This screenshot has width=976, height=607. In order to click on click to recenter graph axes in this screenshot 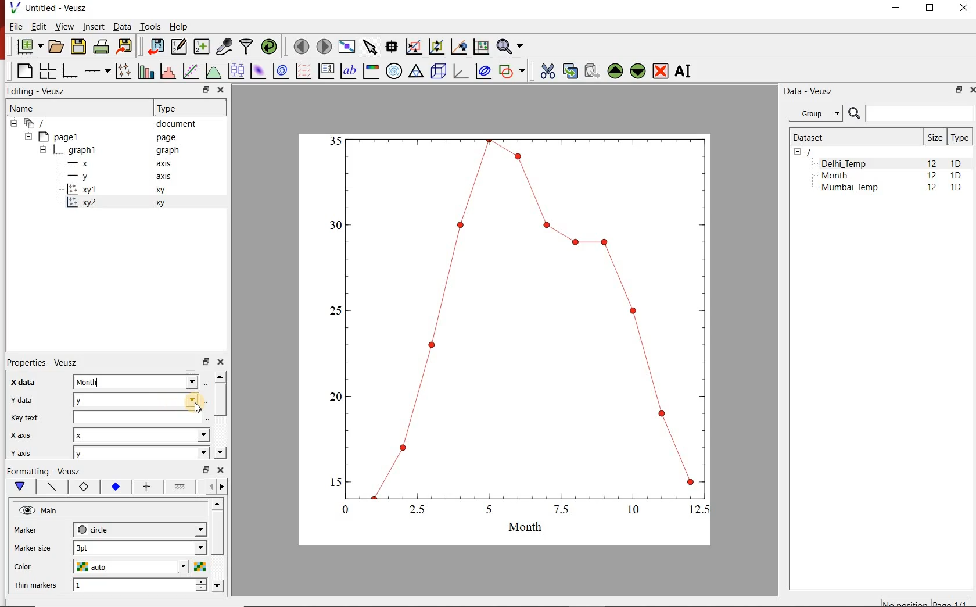, I will do `click(458, 47)`.